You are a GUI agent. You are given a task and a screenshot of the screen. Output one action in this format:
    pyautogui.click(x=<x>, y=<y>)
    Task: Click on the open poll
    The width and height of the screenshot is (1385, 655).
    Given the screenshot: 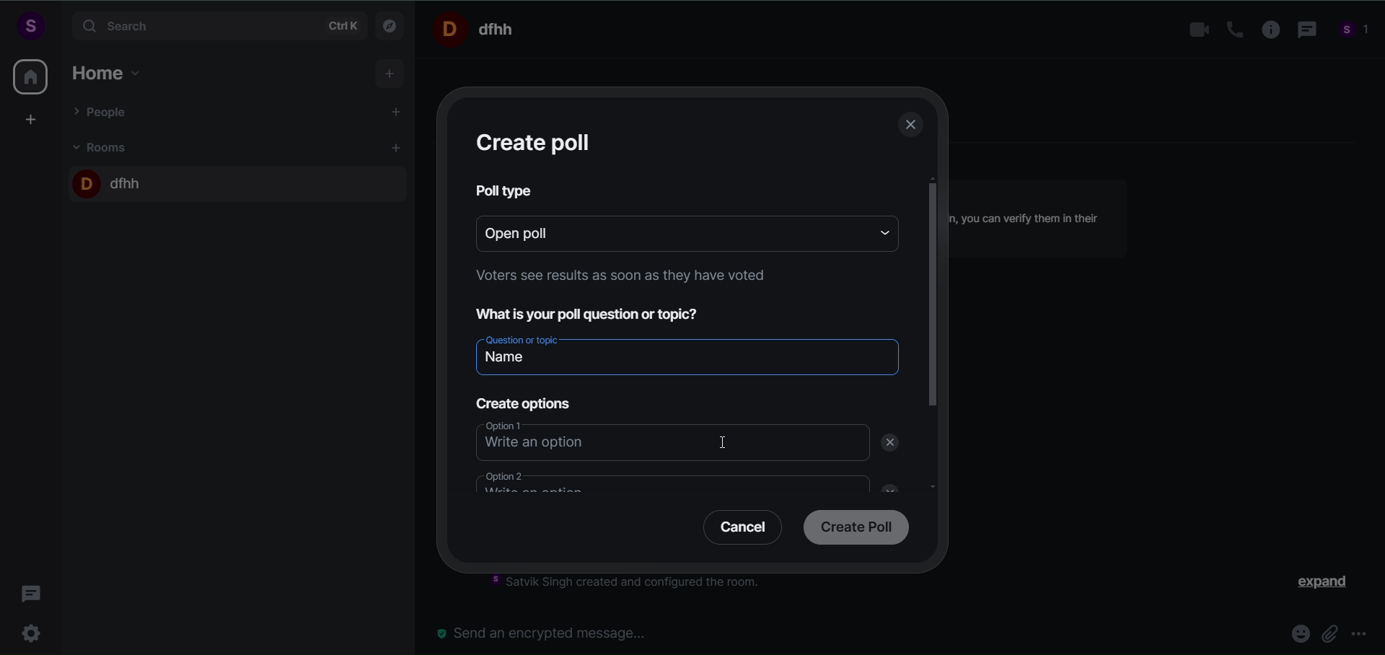 What is the action you would take?
    pyautogui.click(x=664, y=232)
    